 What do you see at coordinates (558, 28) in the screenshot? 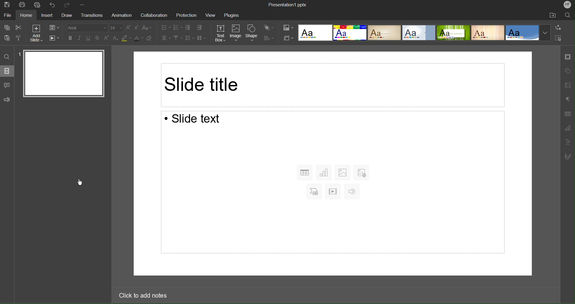
I see `Replace` at bounding box center [558, 28].